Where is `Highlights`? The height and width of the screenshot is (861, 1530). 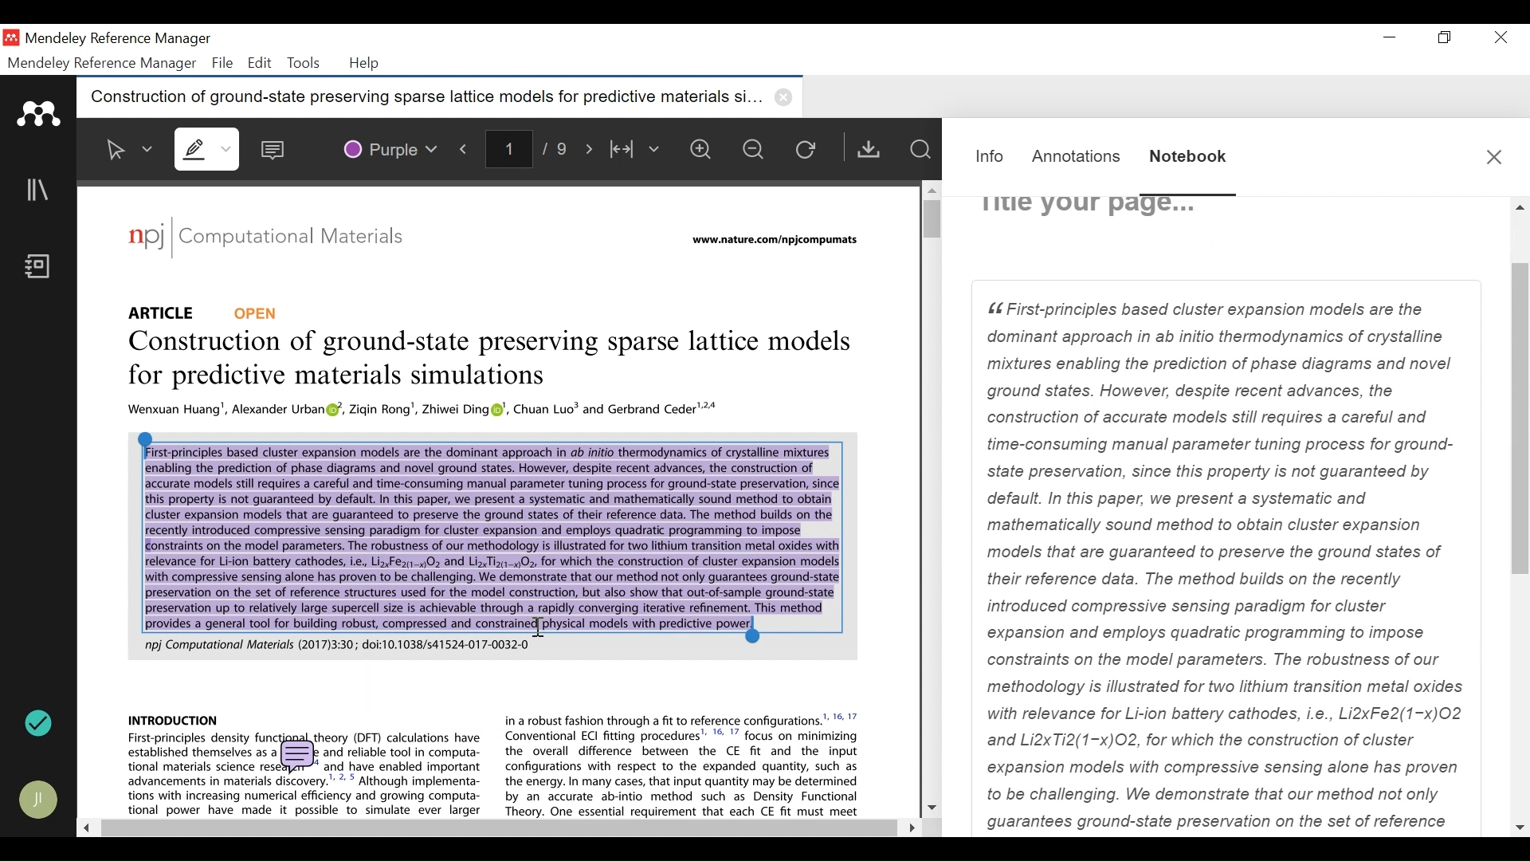 Highlights is located at coordinates (210, 148).